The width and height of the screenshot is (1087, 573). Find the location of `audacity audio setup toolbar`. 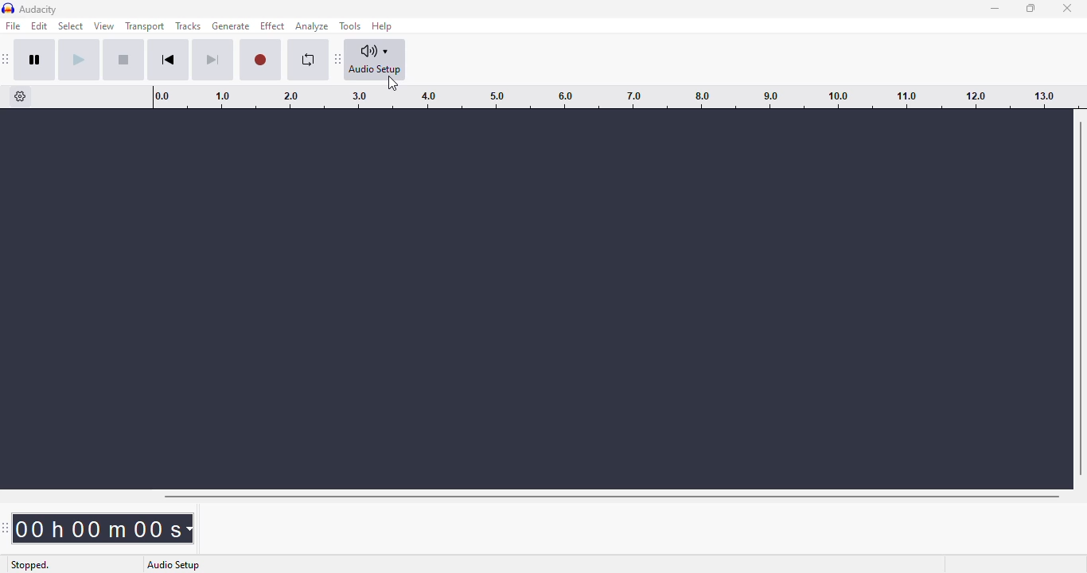

audacity audio setup toolbar is located at coordinates (338, 58).